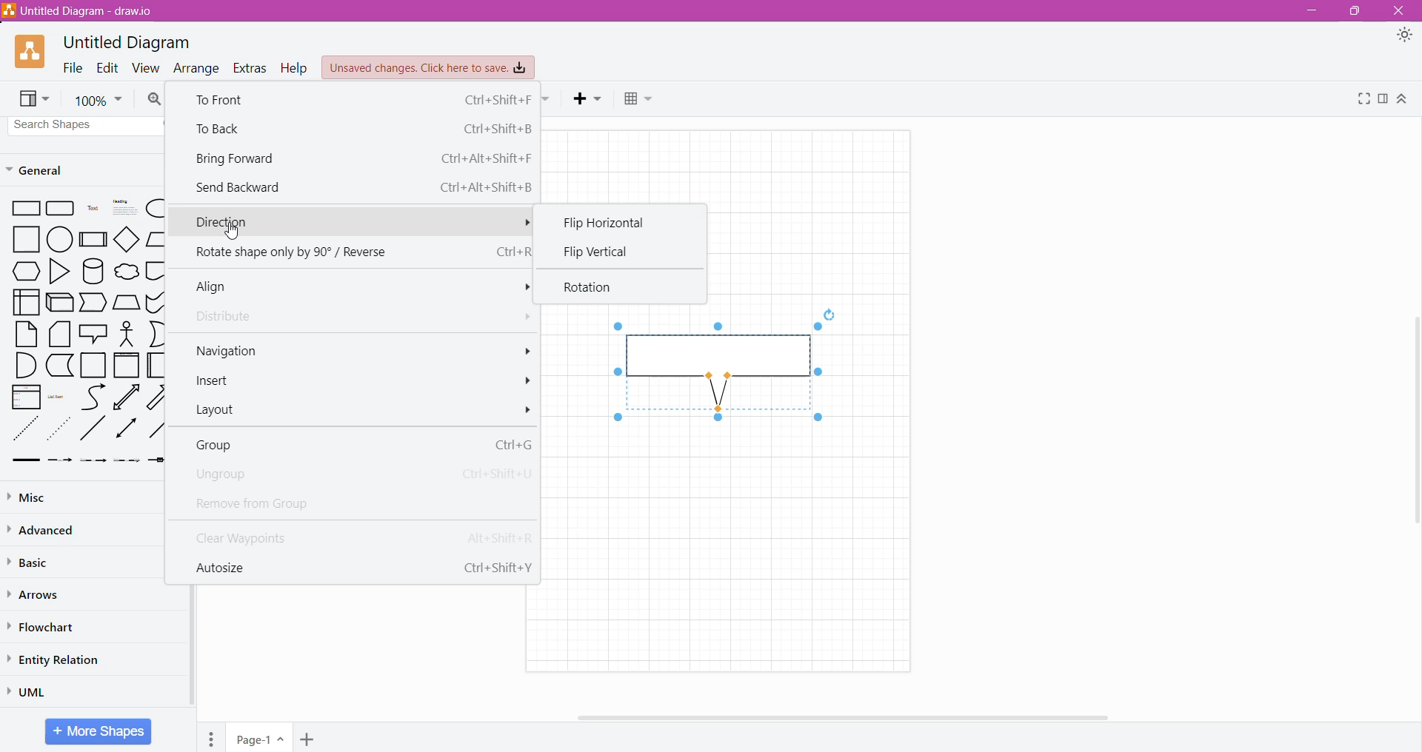  I want to click on Rightward Thick Arrow, so click(157, 428).